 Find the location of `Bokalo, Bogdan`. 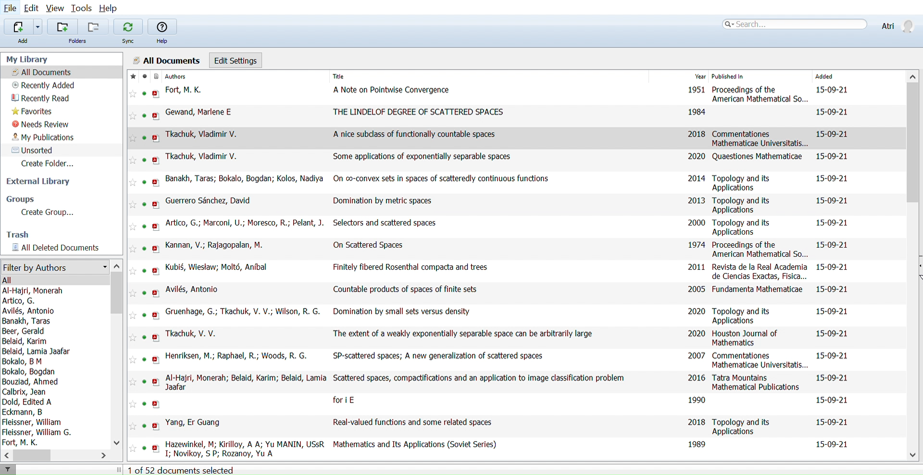

Bokalo, Bogdan is located at coordinates (31, 372).